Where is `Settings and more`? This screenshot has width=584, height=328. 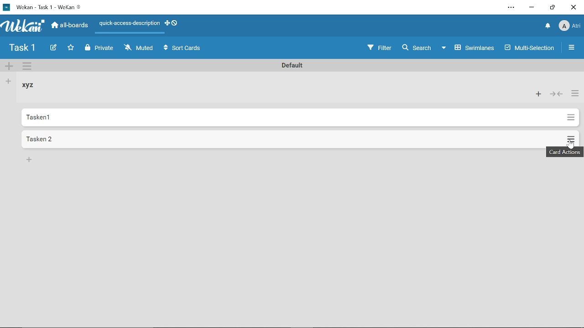 Settings and more is located at coordinates (509, 8).